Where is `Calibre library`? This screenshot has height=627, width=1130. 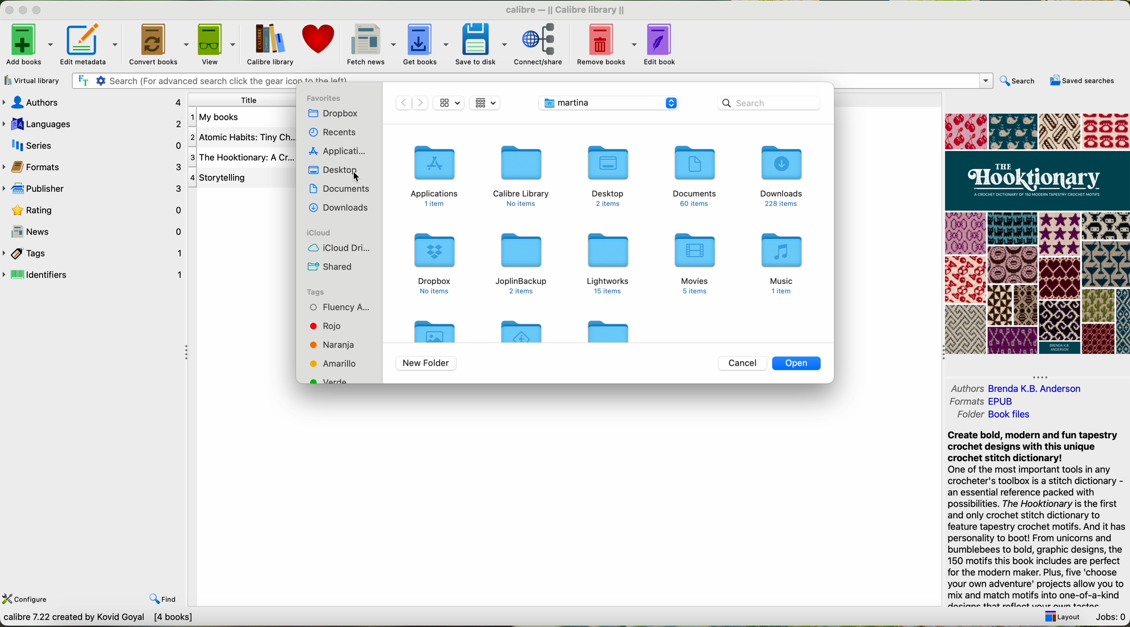
Calibre library is located at coordinates (269, 45).